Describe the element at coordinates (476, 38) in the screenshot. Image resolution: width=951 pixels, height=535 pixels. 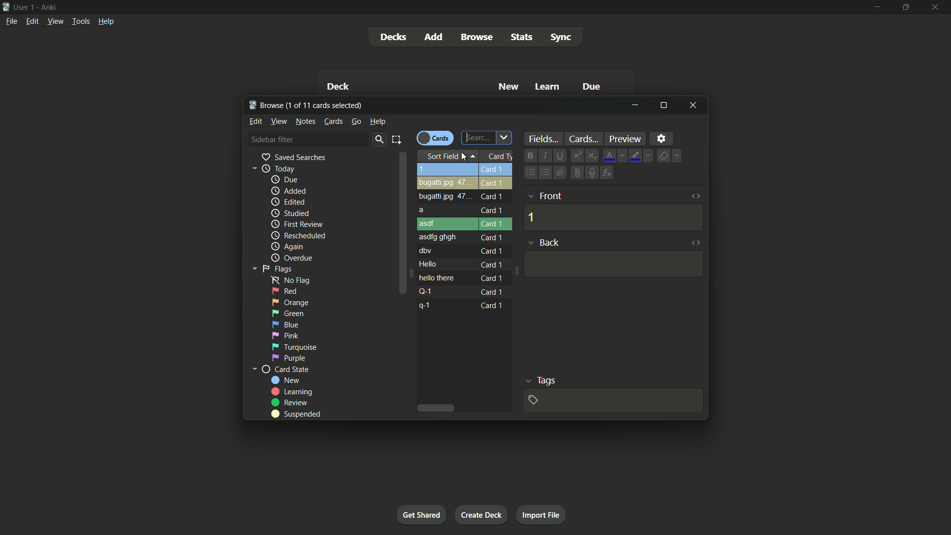
I see `browse` at that location.